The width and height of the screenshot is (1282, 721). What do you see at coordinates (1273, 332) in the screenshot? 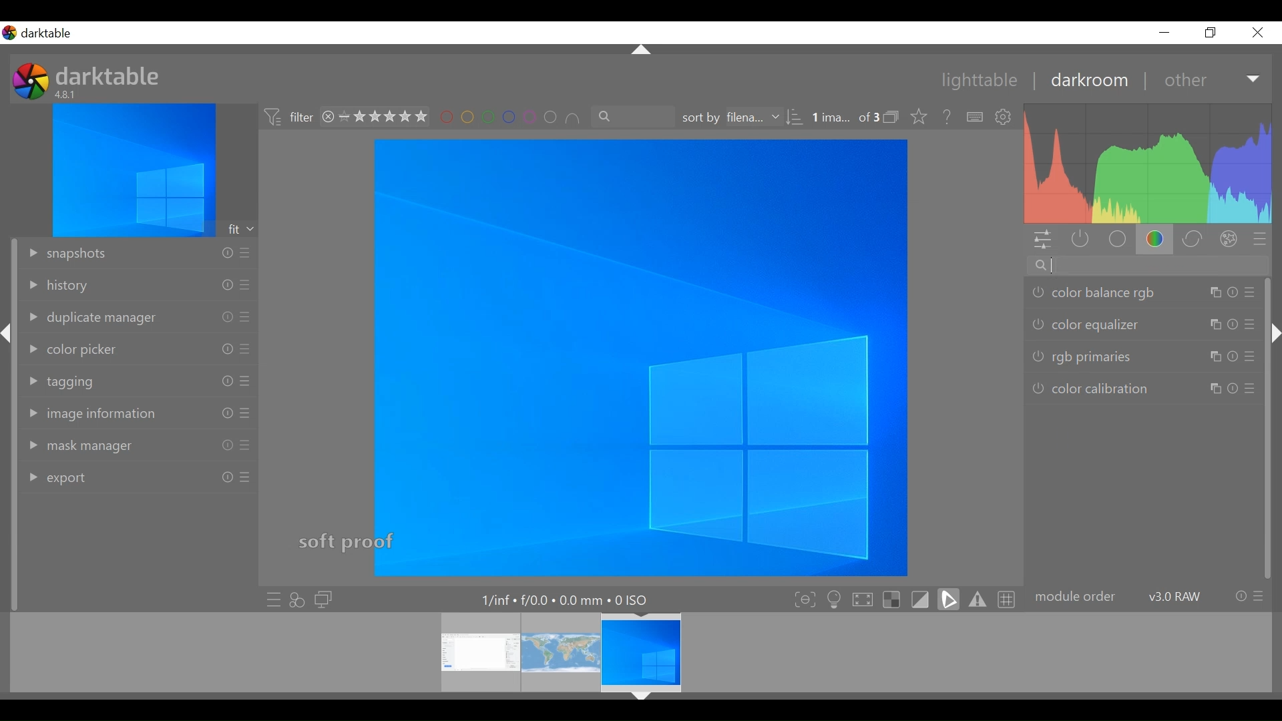
I see `Collapse ` at bounding box center [1273, 332].